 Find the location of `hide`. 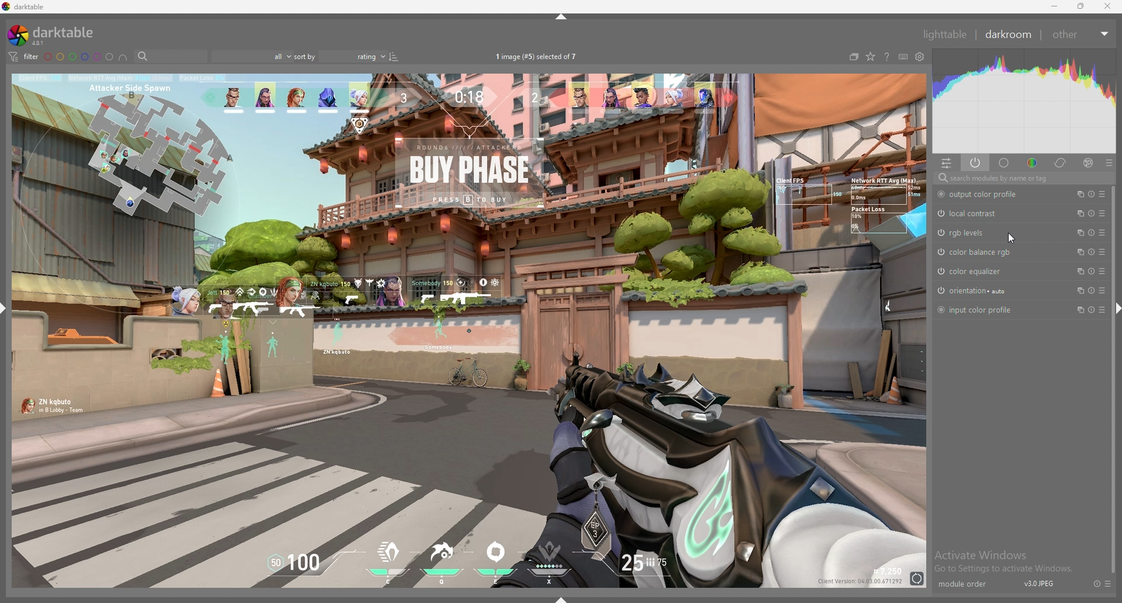

hide is located at coordinates (562, 16).